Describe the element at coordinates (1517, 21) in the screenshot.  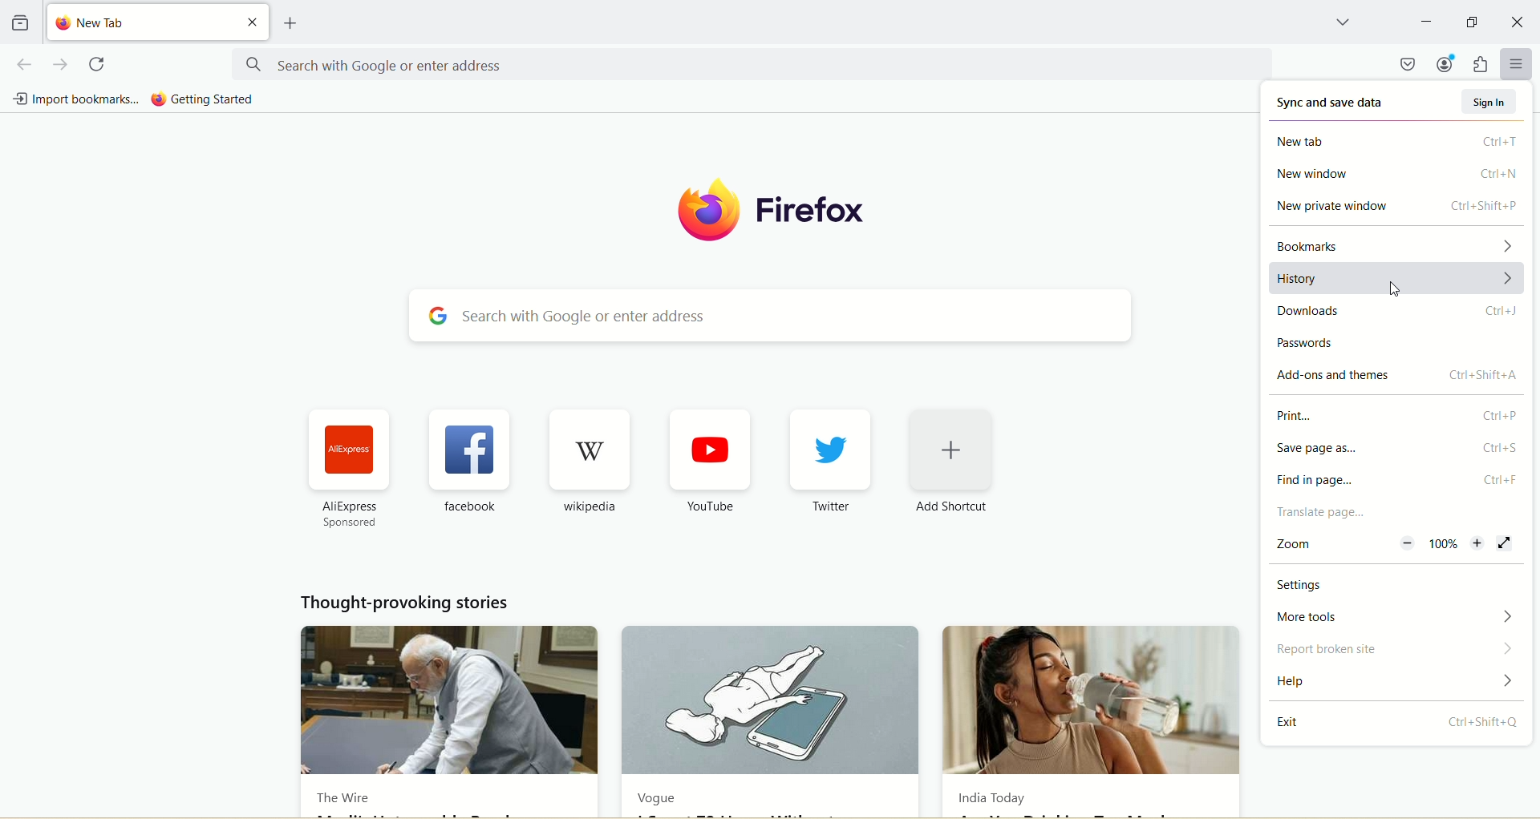
I see `close` at that location.